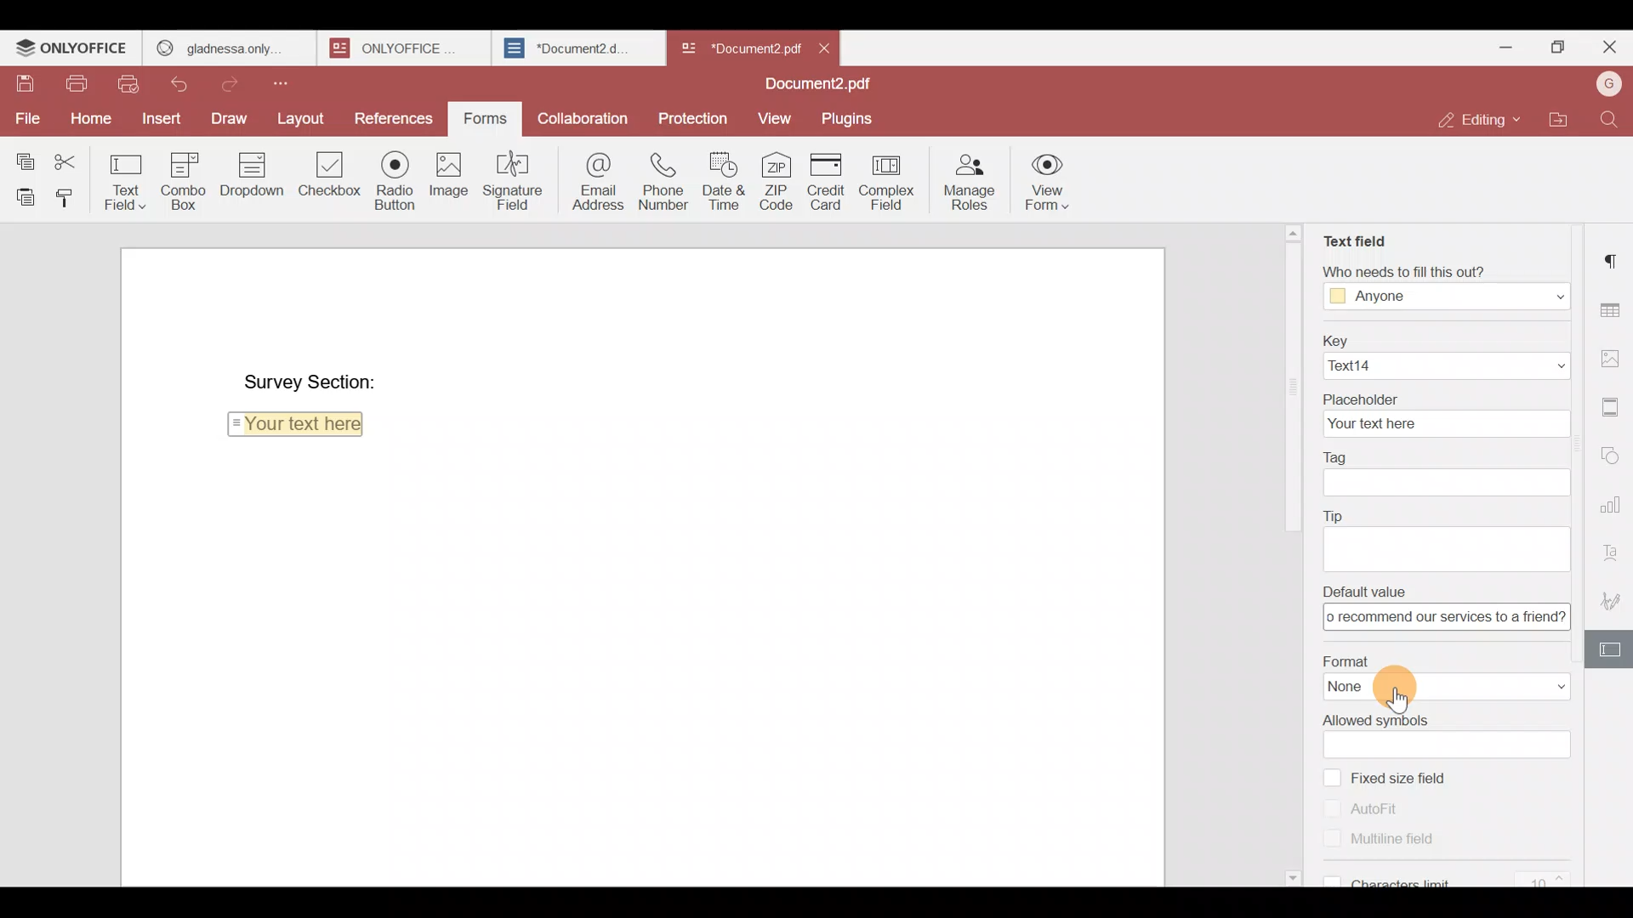  Describe the element at coordinates (1613, 120) in the screenshot. I see `Find` at that location.